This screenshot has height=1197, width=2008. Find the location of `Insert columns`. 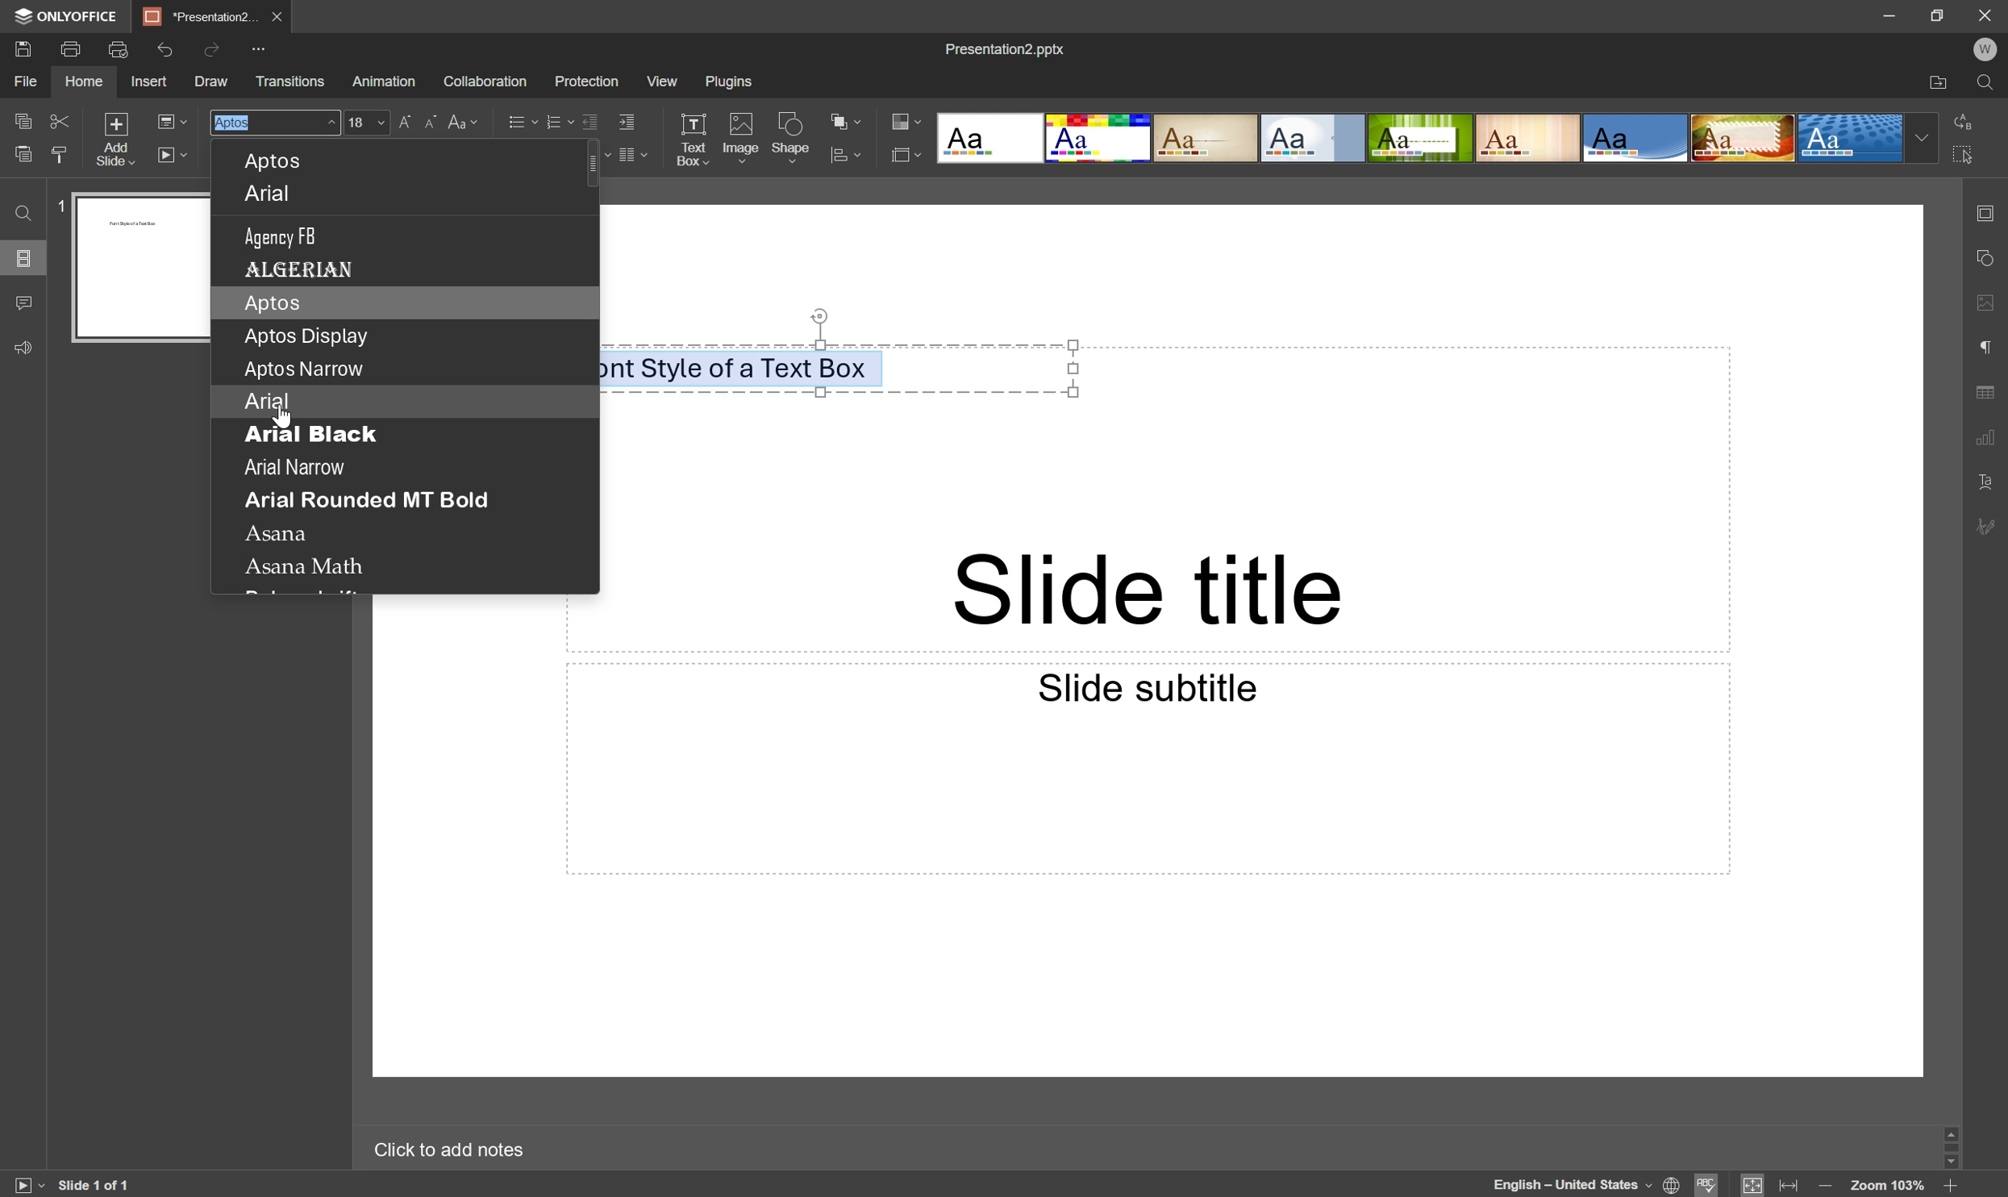

Insert columns is located at coordinates (635, 154).